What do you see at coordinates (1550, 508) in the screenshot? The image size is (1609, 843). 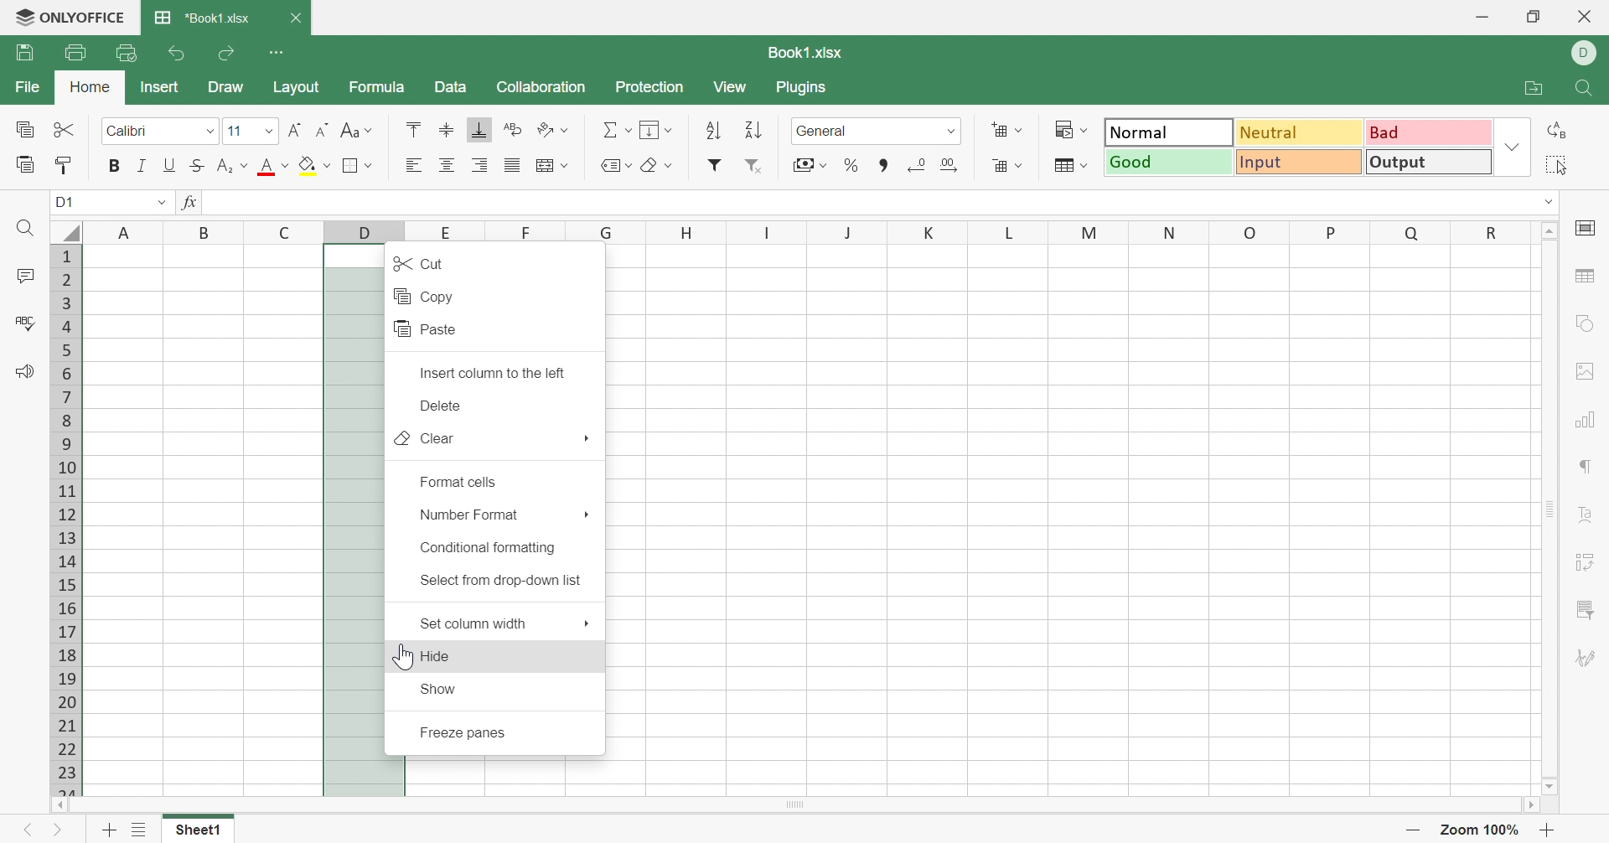 I see `Scroll Bar` at bounding box center [1550, 508].